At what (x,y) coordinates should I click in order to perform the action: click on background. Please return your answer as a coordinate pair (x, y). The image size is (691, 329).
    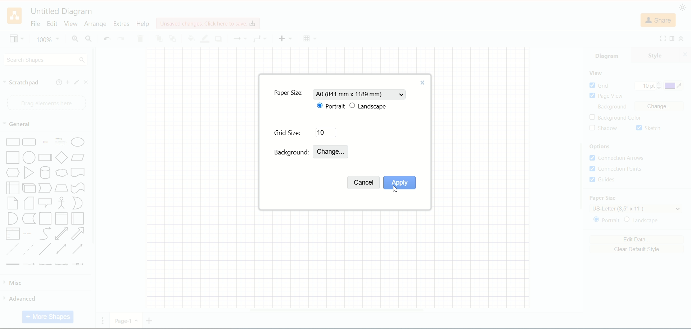
    Looking at the image, I should click on (292, 152).